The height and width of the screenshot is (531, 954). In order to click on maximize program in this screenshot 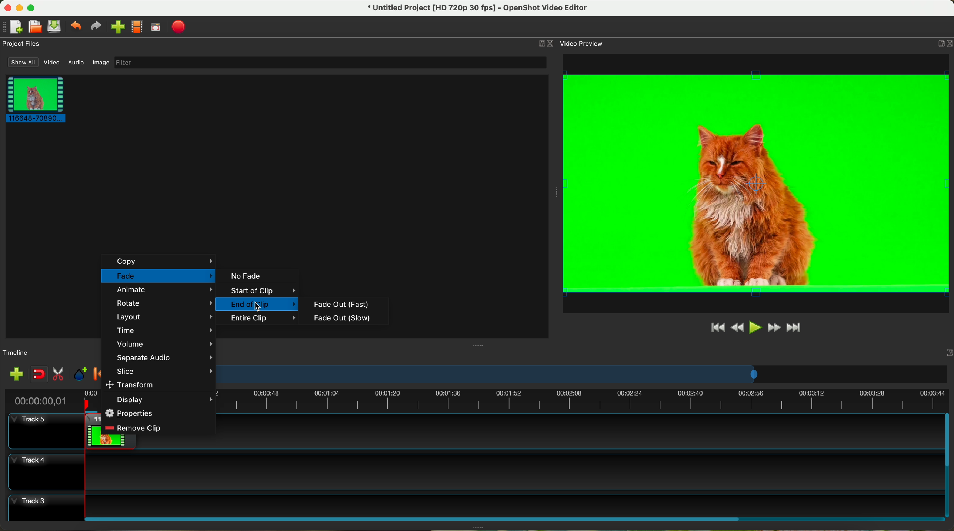, I will do `click(32, 8)`.